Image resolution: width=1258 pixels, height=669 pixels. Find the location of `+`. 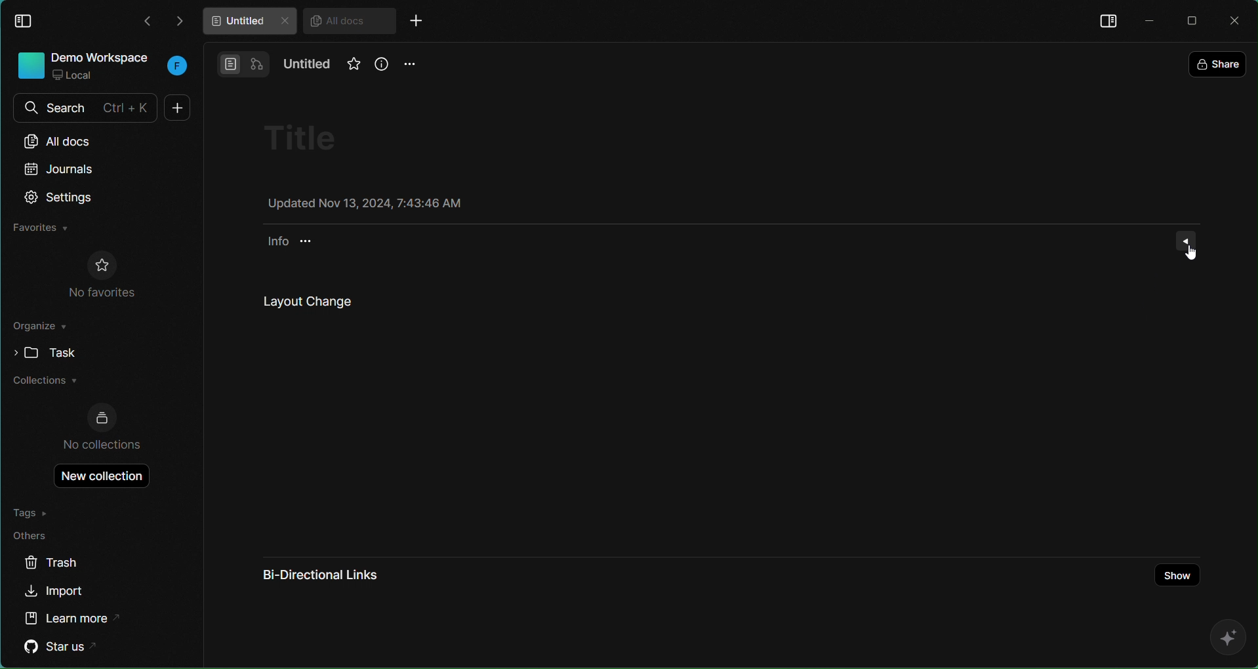

+ is located at coordinates (174, 108).